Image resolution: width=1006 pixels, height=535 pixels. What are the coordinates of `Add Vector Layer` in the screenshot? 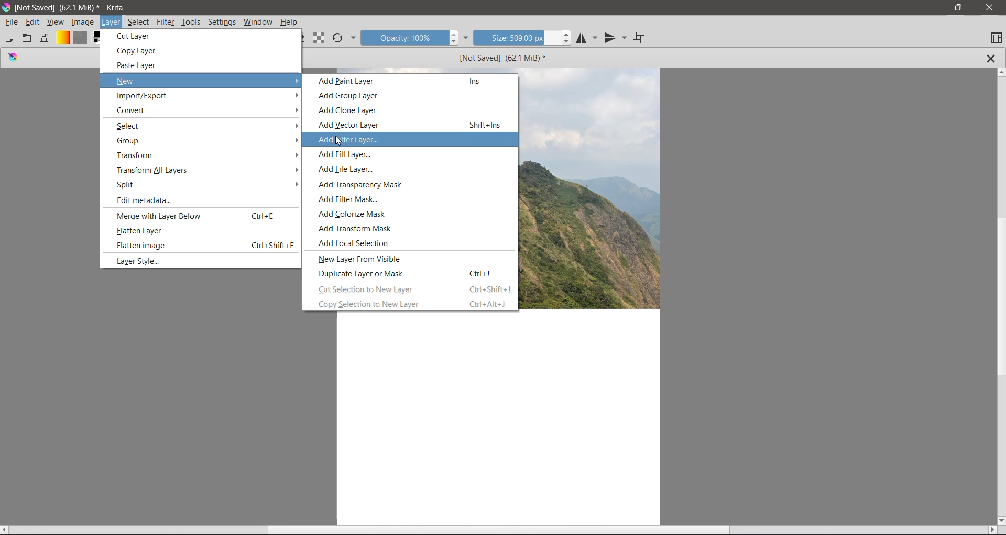 It's located at (413, 124).